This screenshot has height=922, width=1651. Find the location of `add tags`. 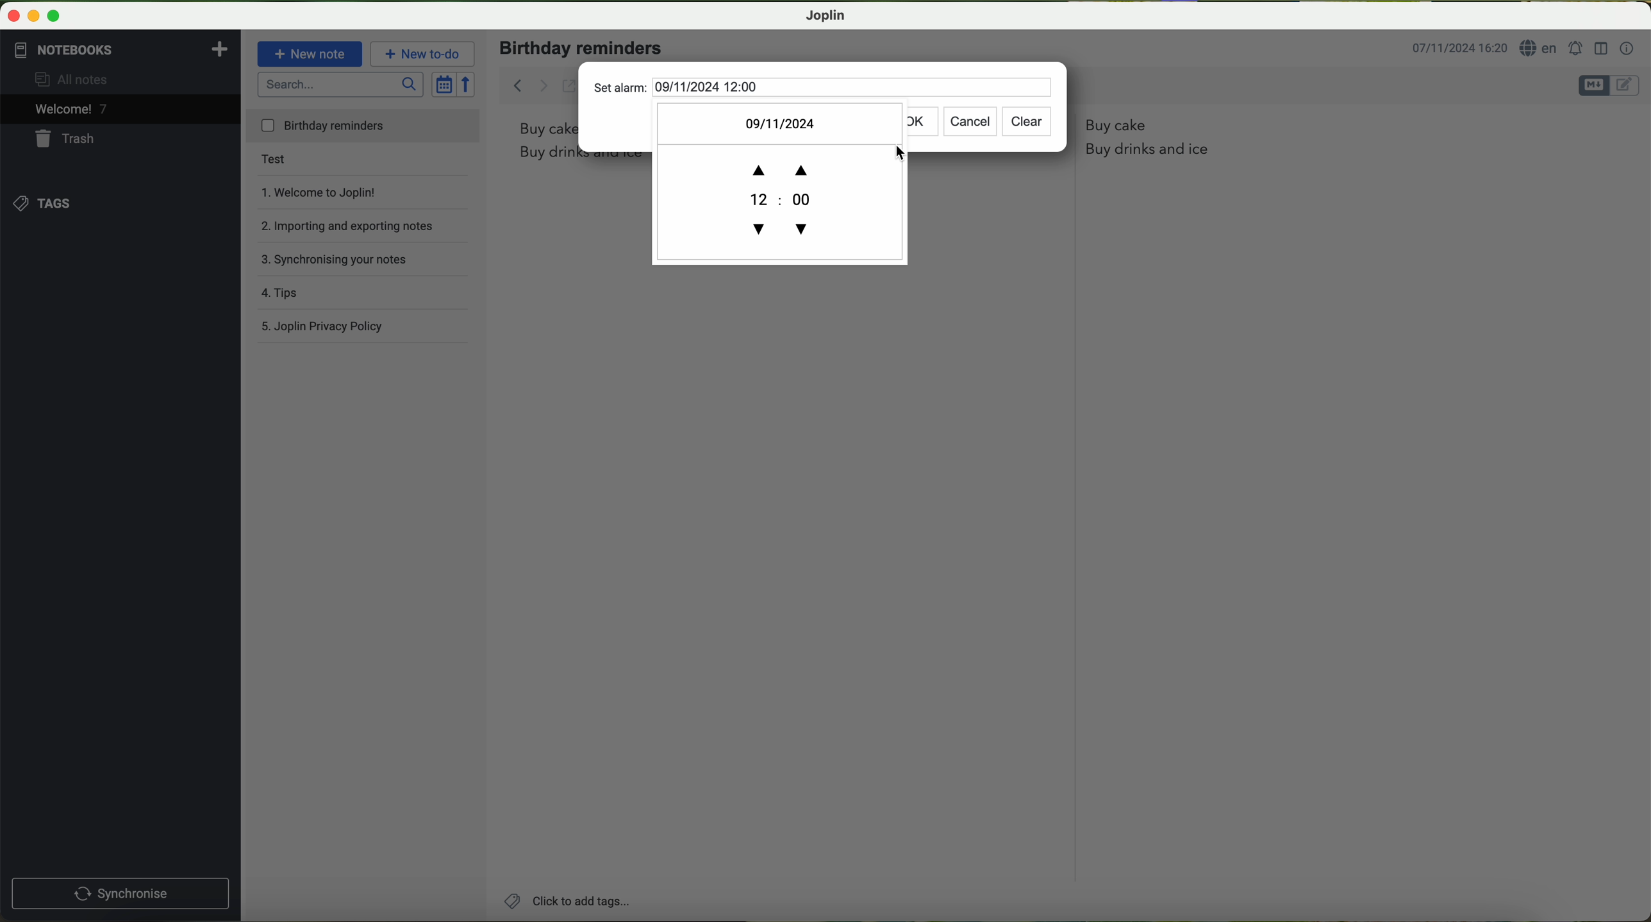

add tags is located at coordinates (570, 901).